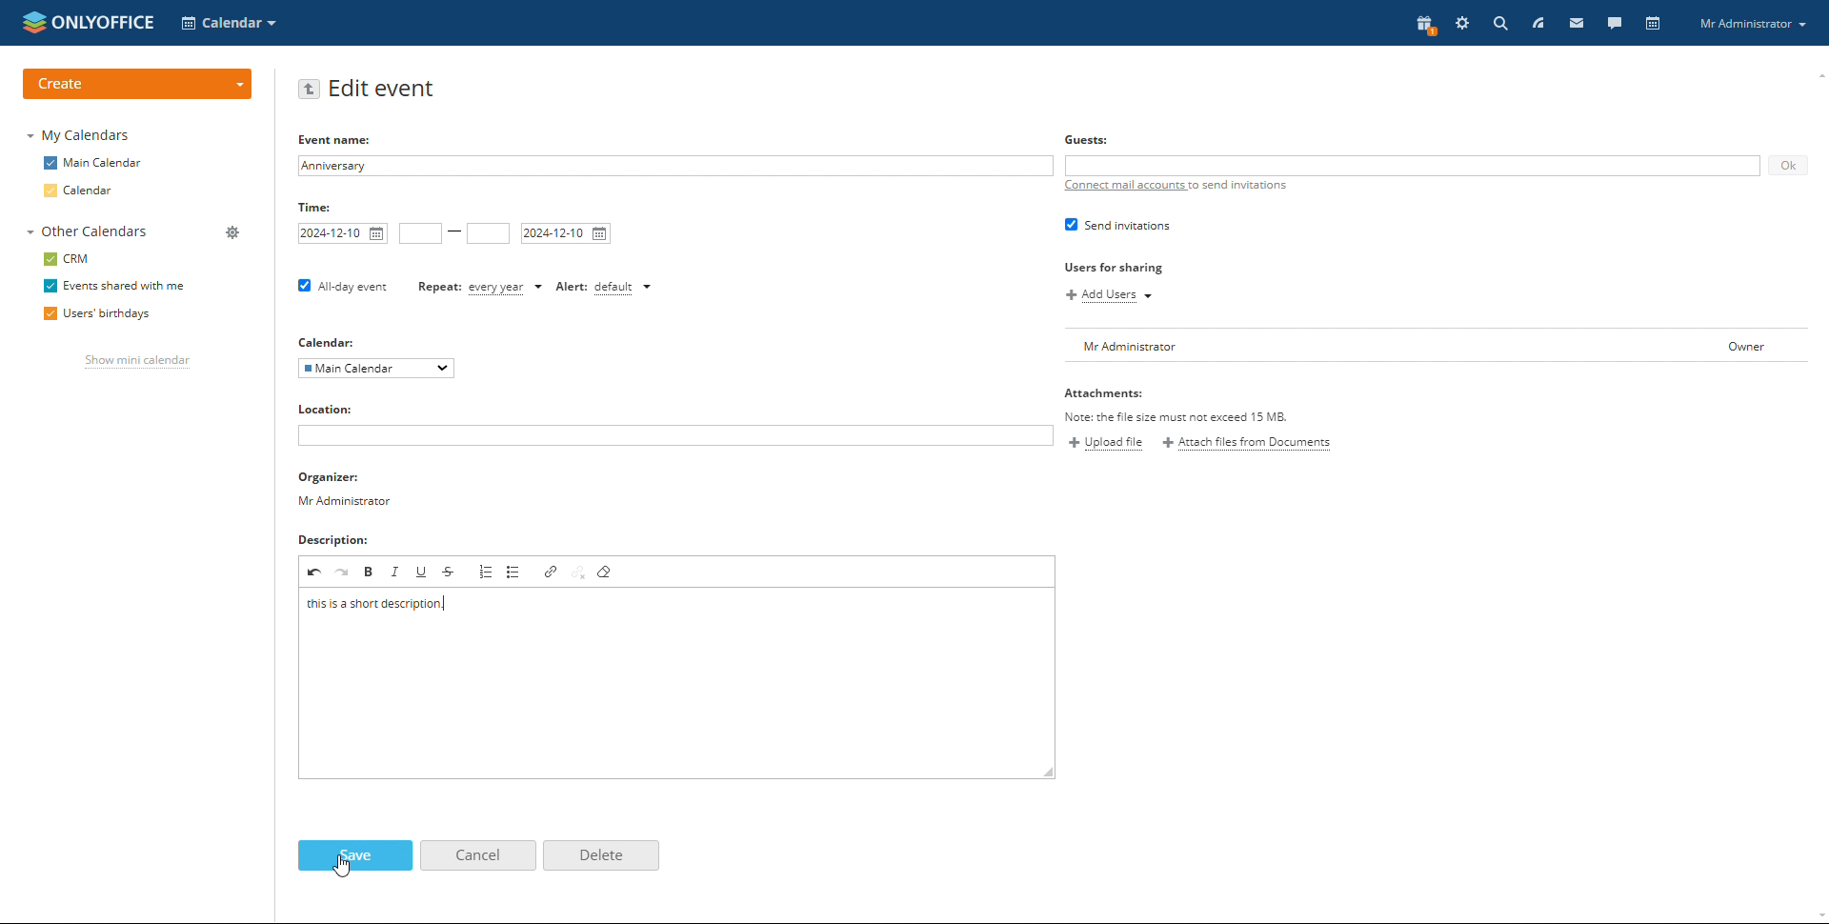  I want to click on remove format, so click(606, 571).